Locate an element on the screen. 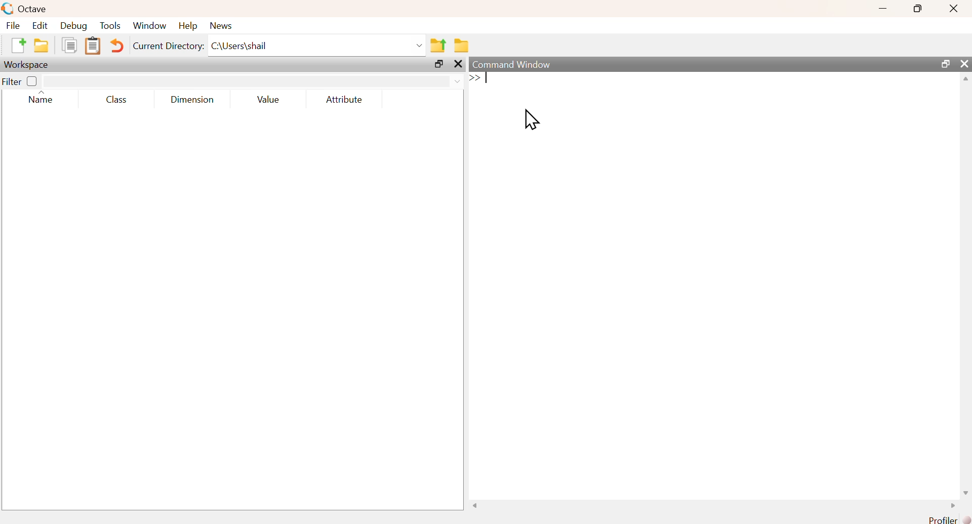  Value is located at coordinates (269, 100).